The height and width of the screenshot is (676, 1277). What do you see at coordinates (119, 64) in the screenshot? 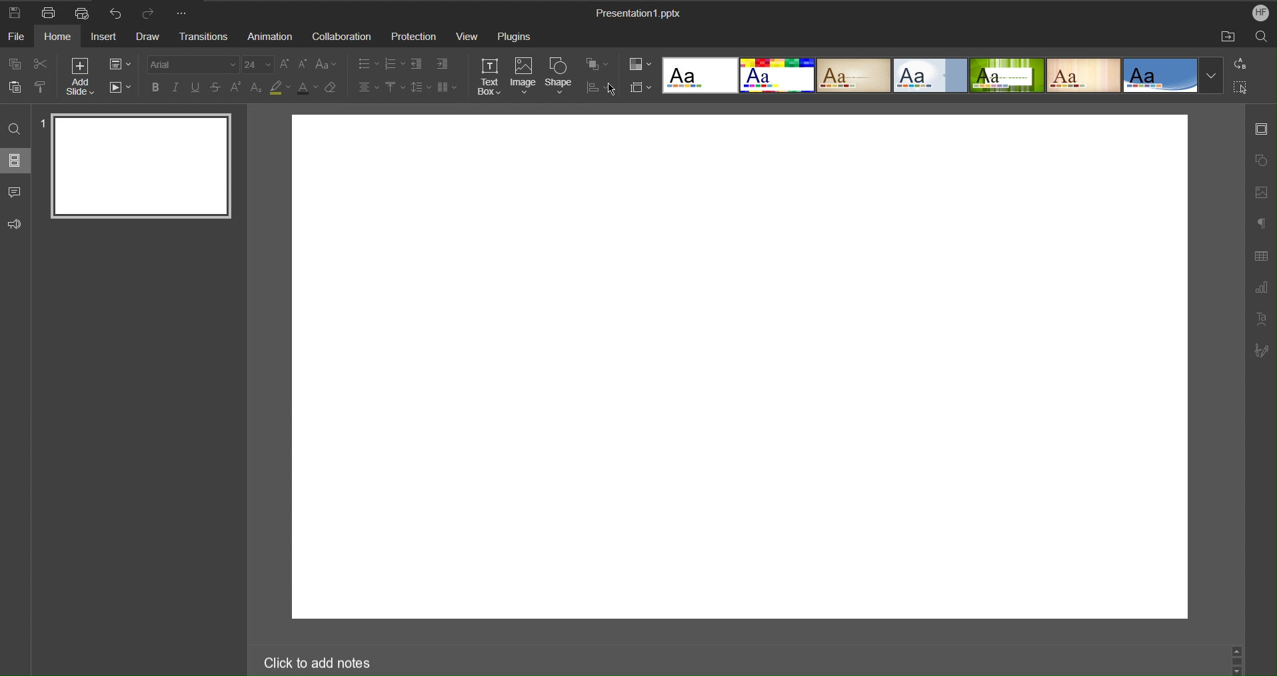
I see `Slide Settings` at bounding box center [119, 64].